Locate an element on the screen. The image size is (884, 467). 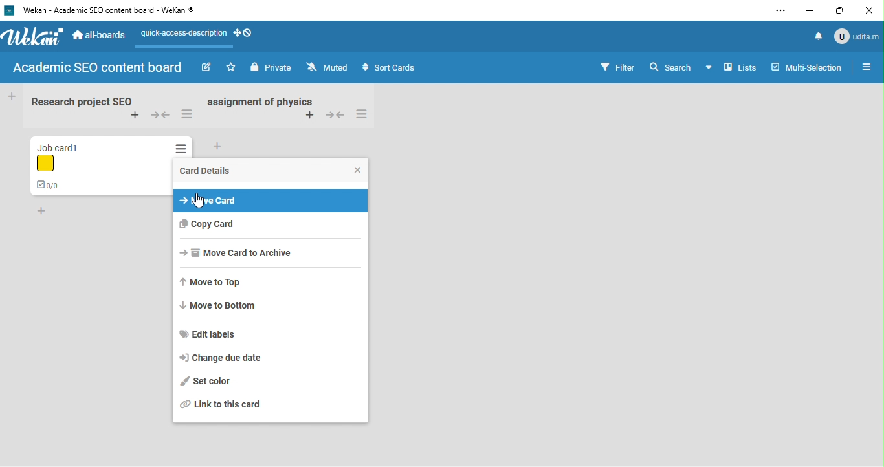
cursor movement is located at coordinates (198, 200).